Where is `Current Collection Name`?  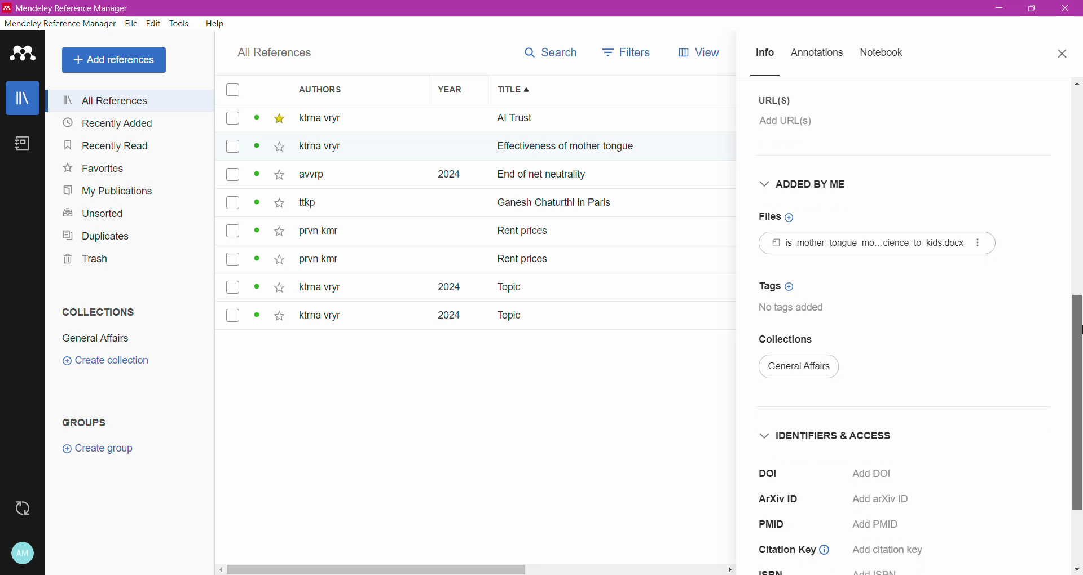 Current Collection Name is located at coordinates (800, 368).